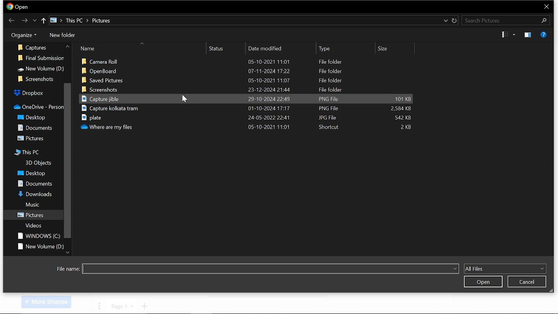 This screenshot has height=314, width=558. I want to click on preview pane, so click(527, 35).